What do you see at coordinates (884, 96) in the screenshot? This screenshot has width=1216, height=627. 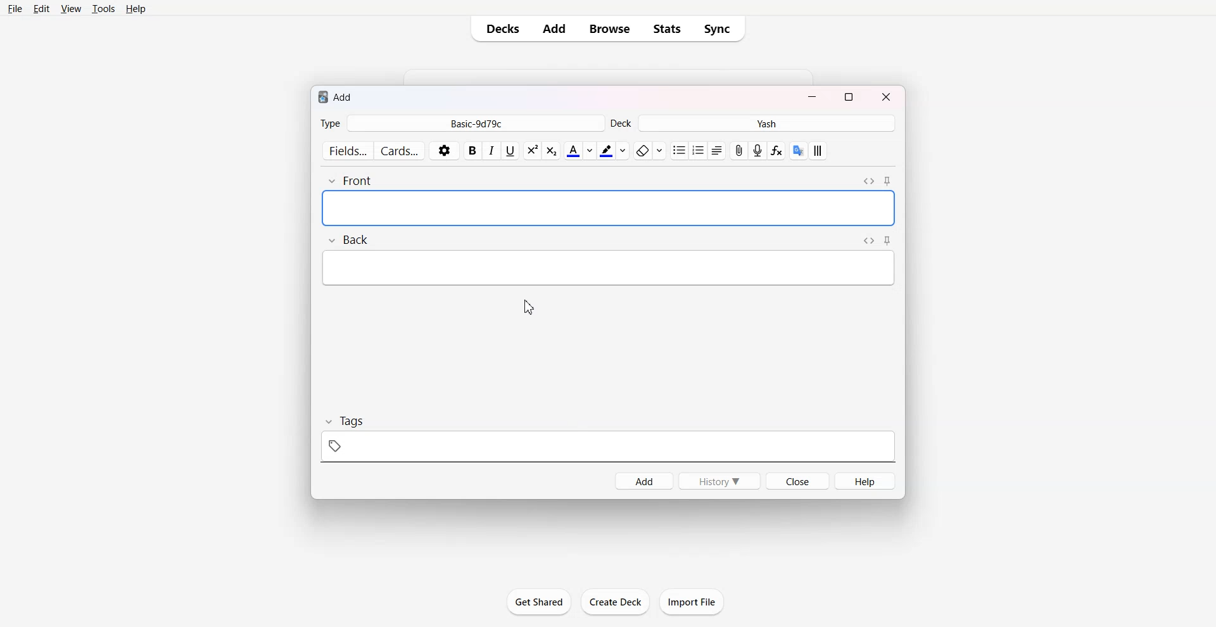 I see `Close` at bounding box center [884, 96].